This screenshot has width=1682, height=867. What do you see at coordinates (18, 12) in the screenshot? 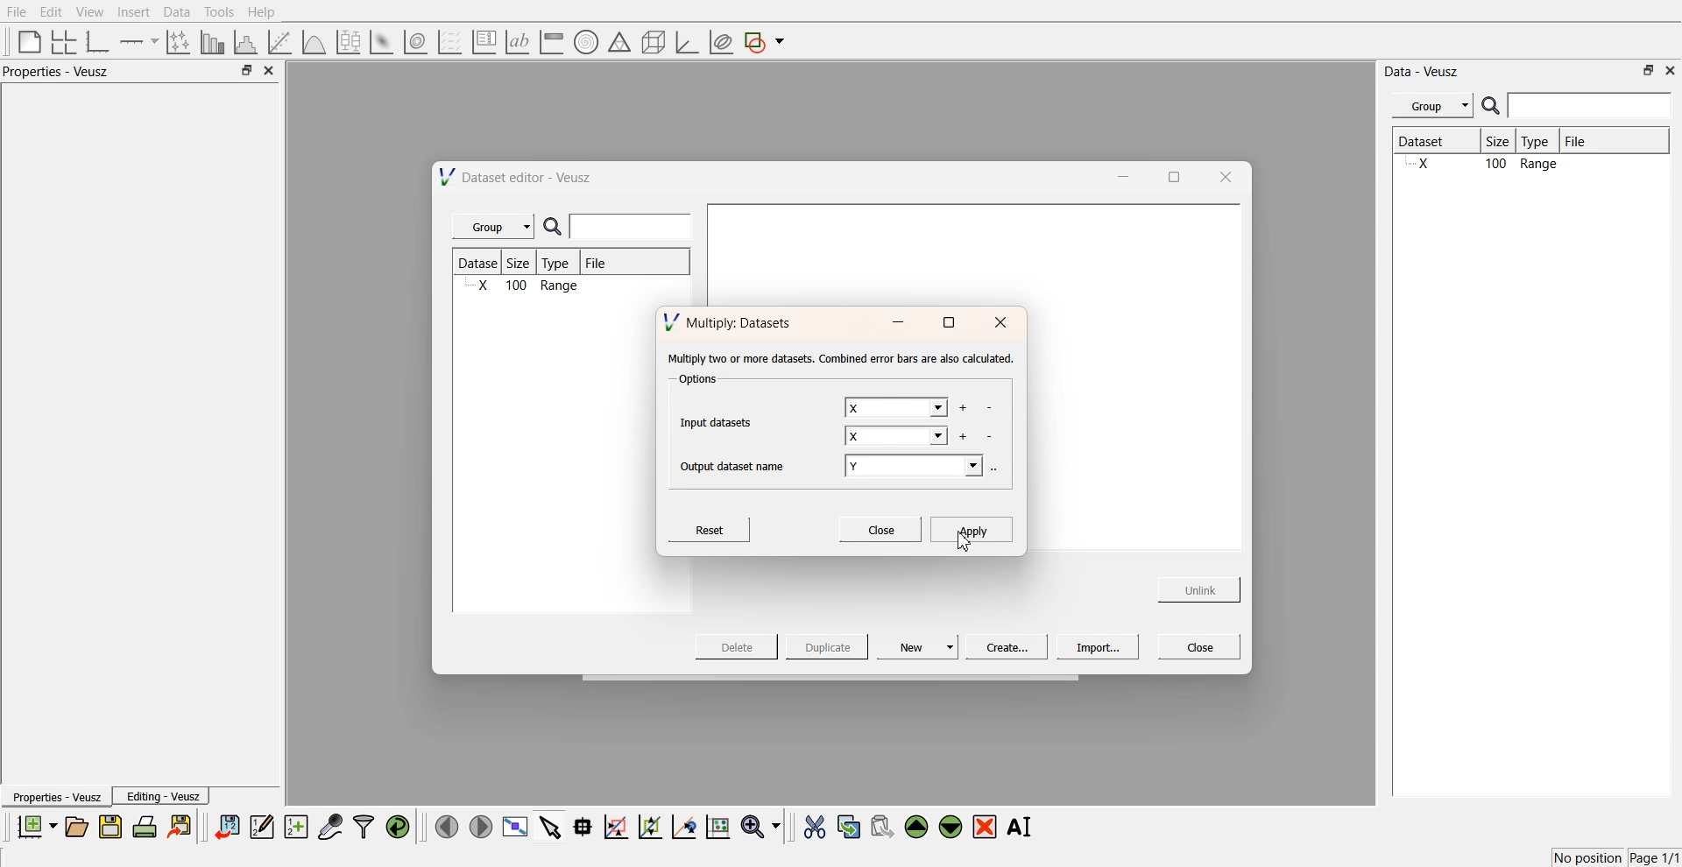
I see `File` at bounding box center [18, 12].